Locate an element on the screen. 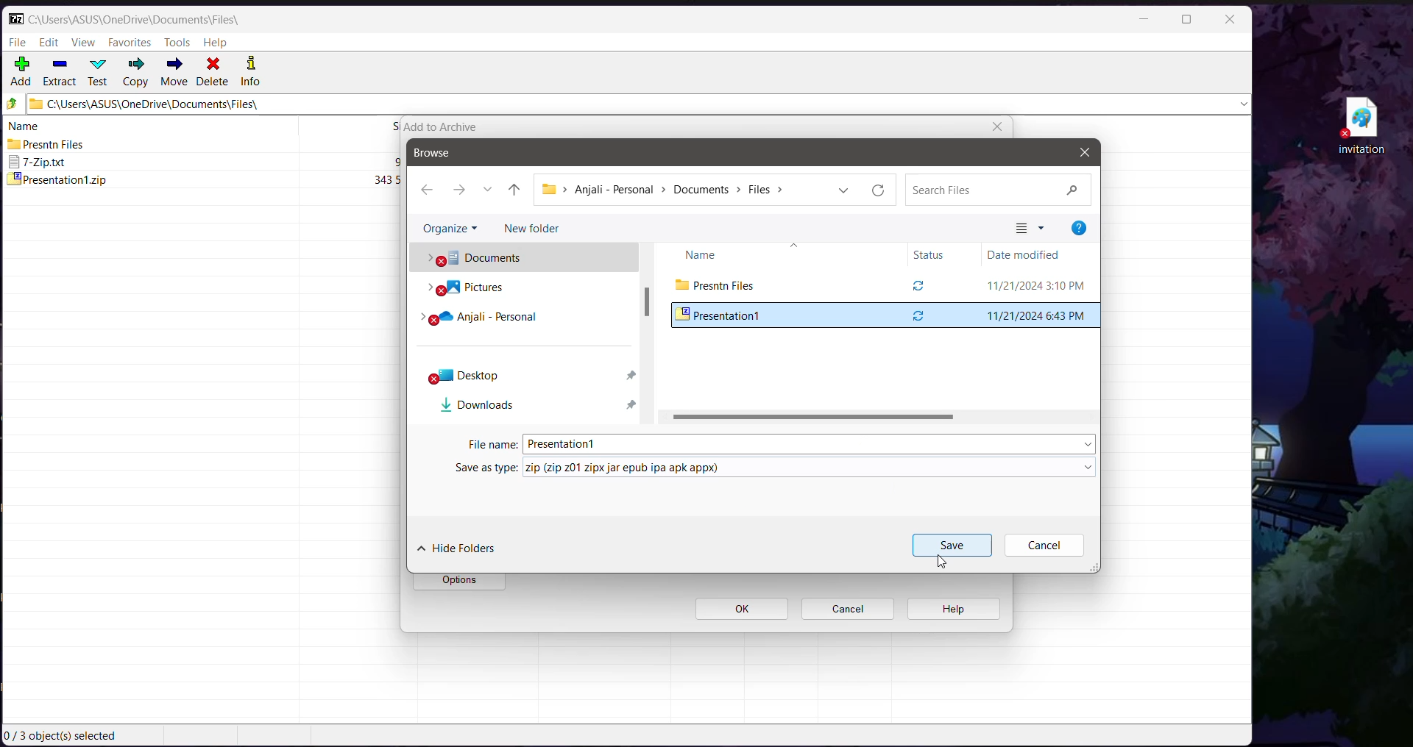  Save is located at coordinates (953, 546).